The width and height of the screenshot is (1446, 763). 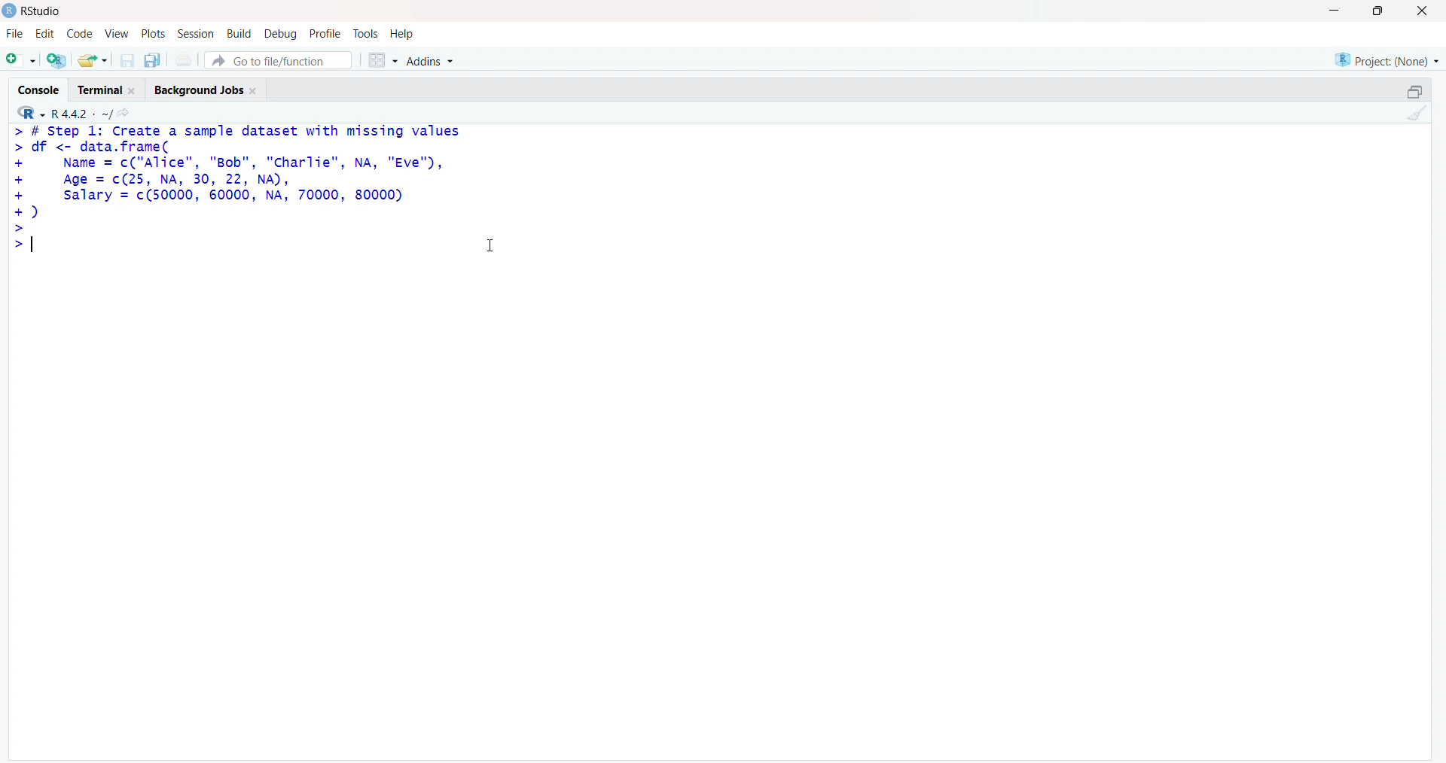 I want to click on Debug, so click(x=282, y=32).